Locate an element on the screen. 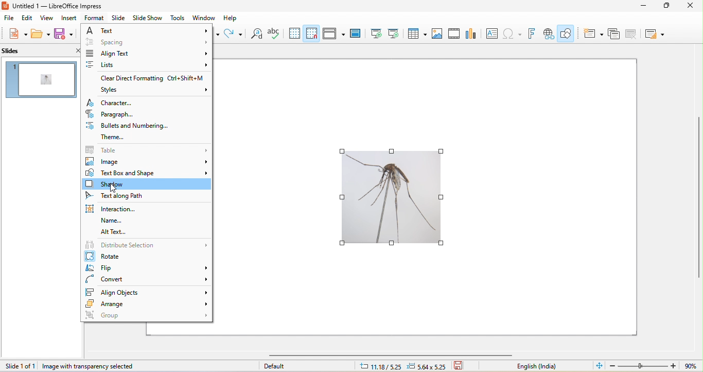 The image size is (703, 372). paragraph is located at coordinates (116, 114).